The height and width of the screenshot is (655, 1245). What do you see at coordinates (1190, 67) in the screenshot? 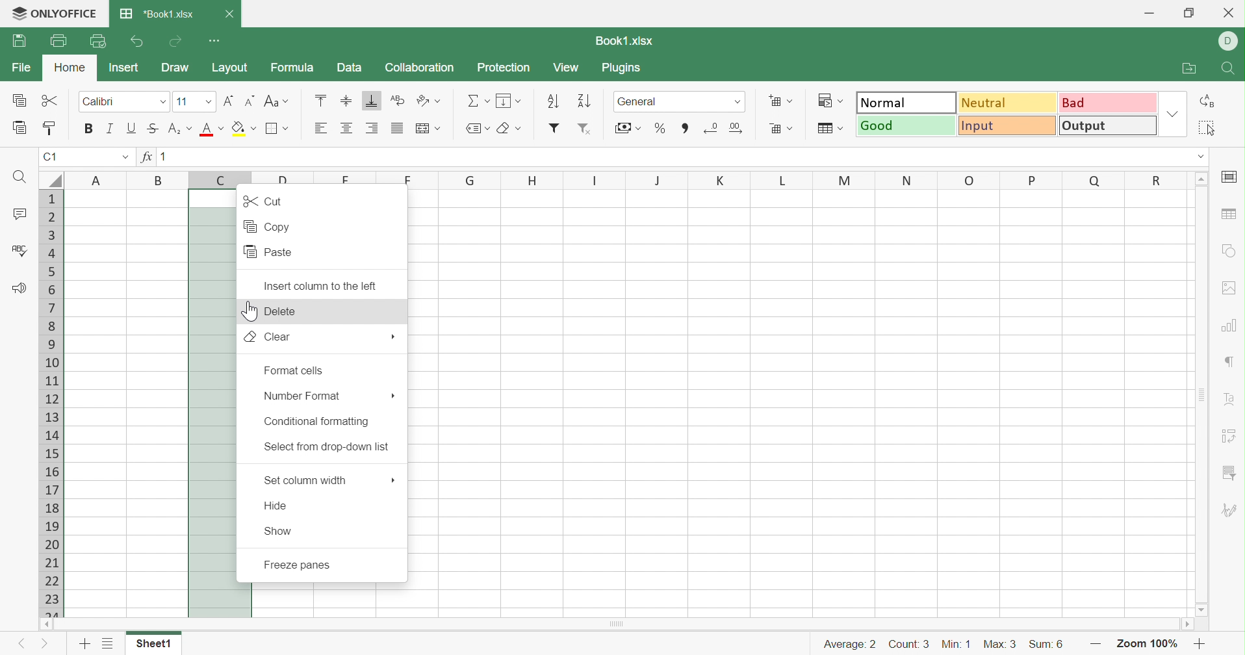
I see `Open file location` at bounding box center [1190, 67].